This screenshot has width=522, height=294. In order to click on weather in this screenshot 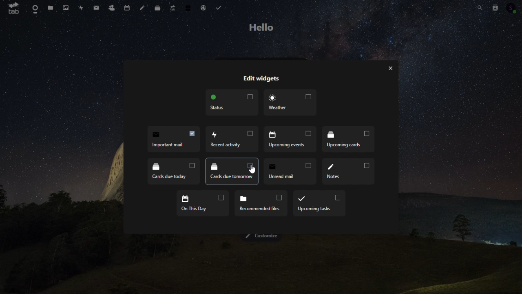, I will do `click(292, 104)`.